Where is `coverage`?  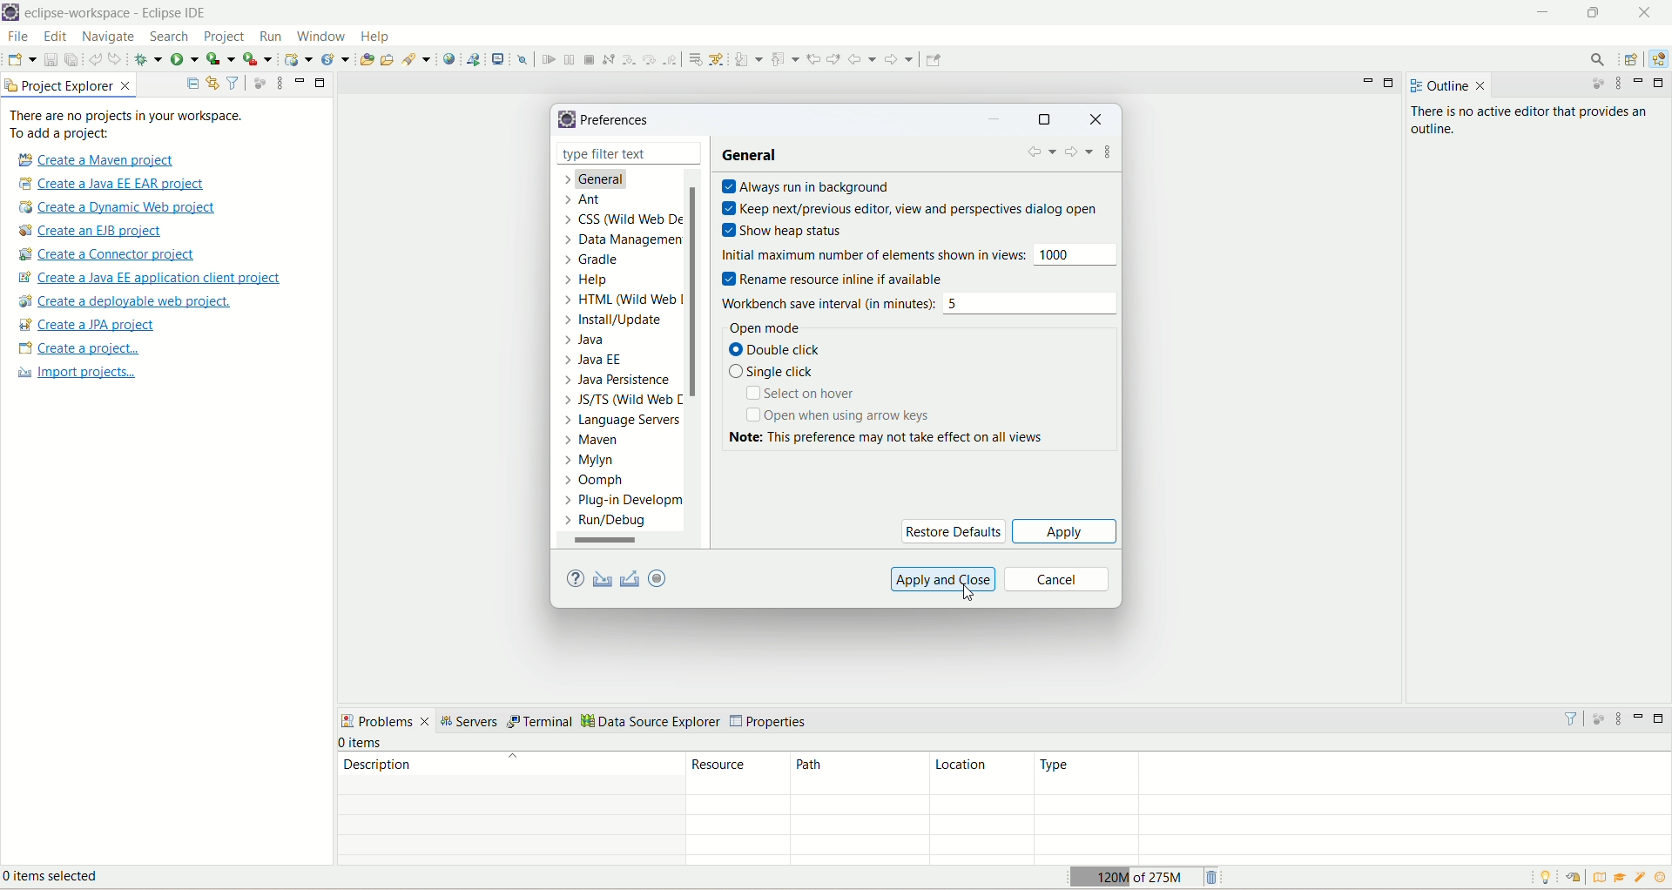 coverage is located at coordinates (220, 57).